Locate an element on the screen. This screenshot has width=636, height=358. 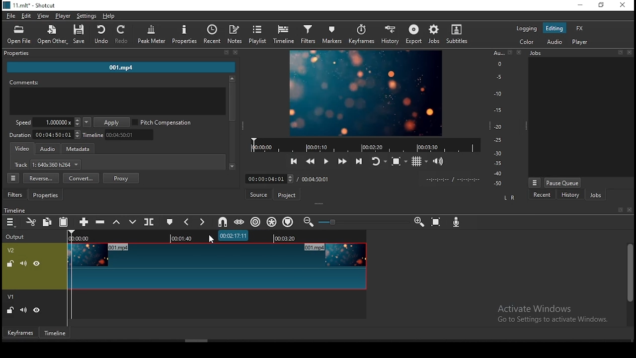
play quickly forwards is located at coordinates (343, 162).